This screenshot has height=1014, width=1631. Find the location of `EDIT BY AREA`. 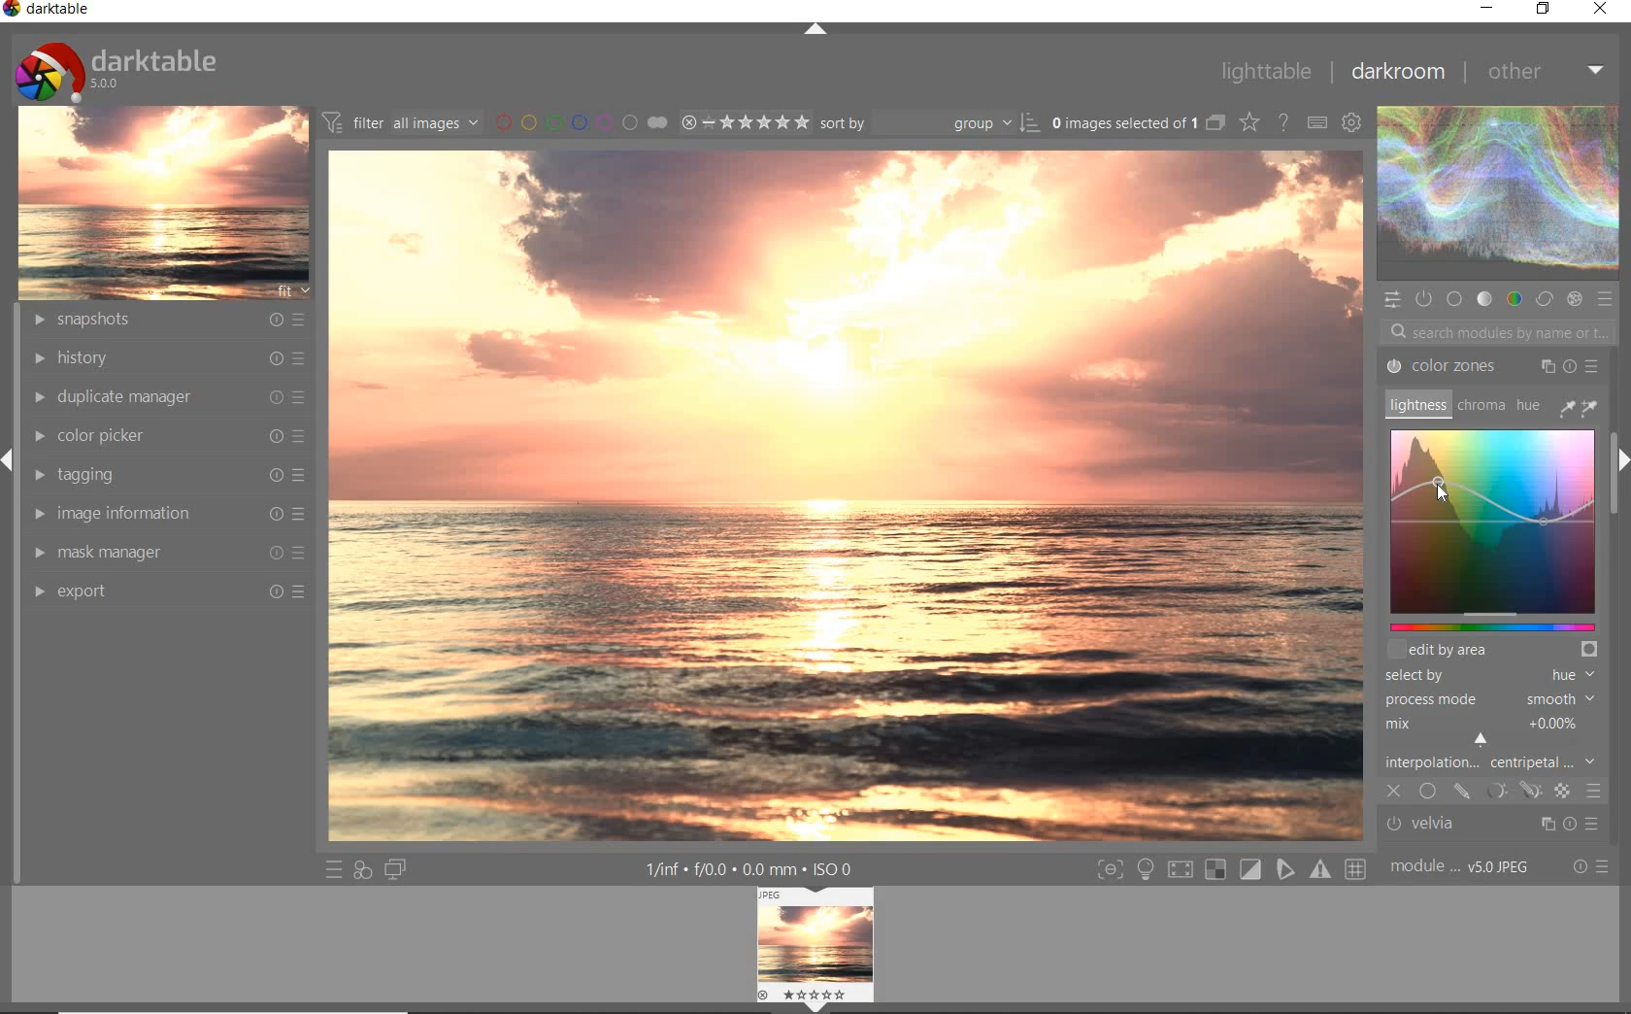

EDIT BY AREA is located at coordinates (1495, 648).